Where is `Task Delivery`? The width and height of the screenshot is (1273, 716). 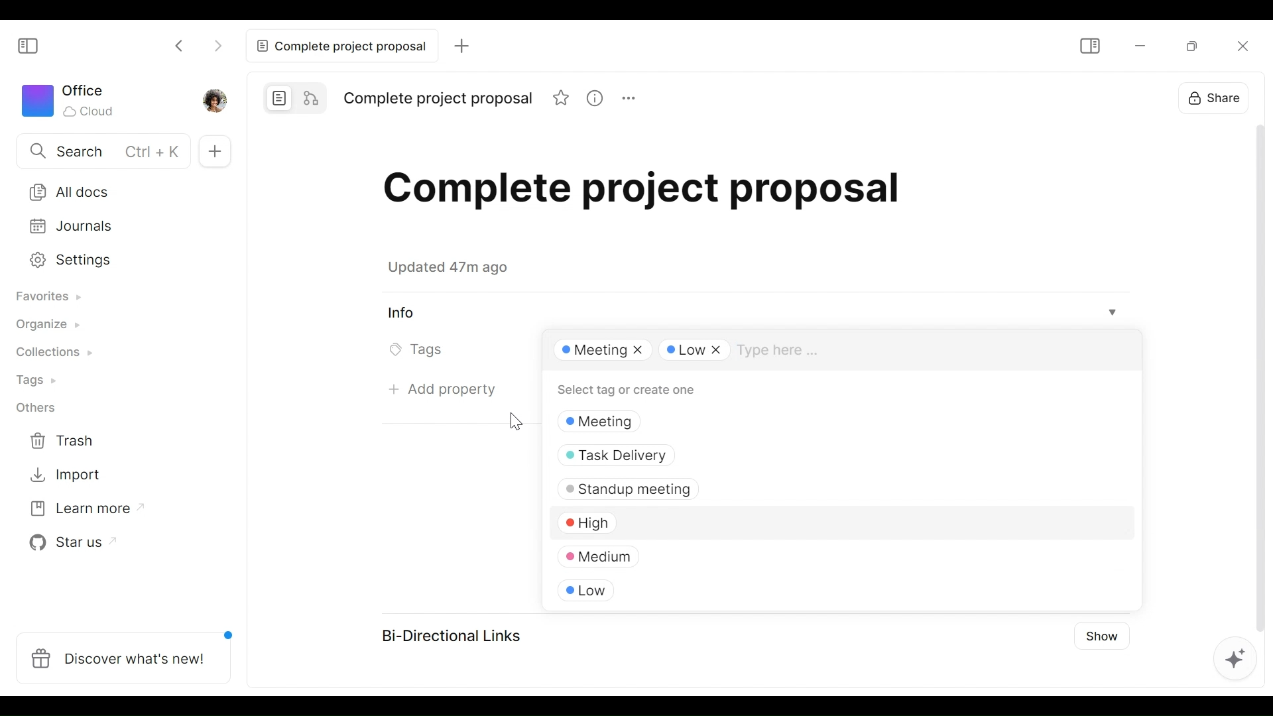
Task Delivery is located at coordinates (741, 454).